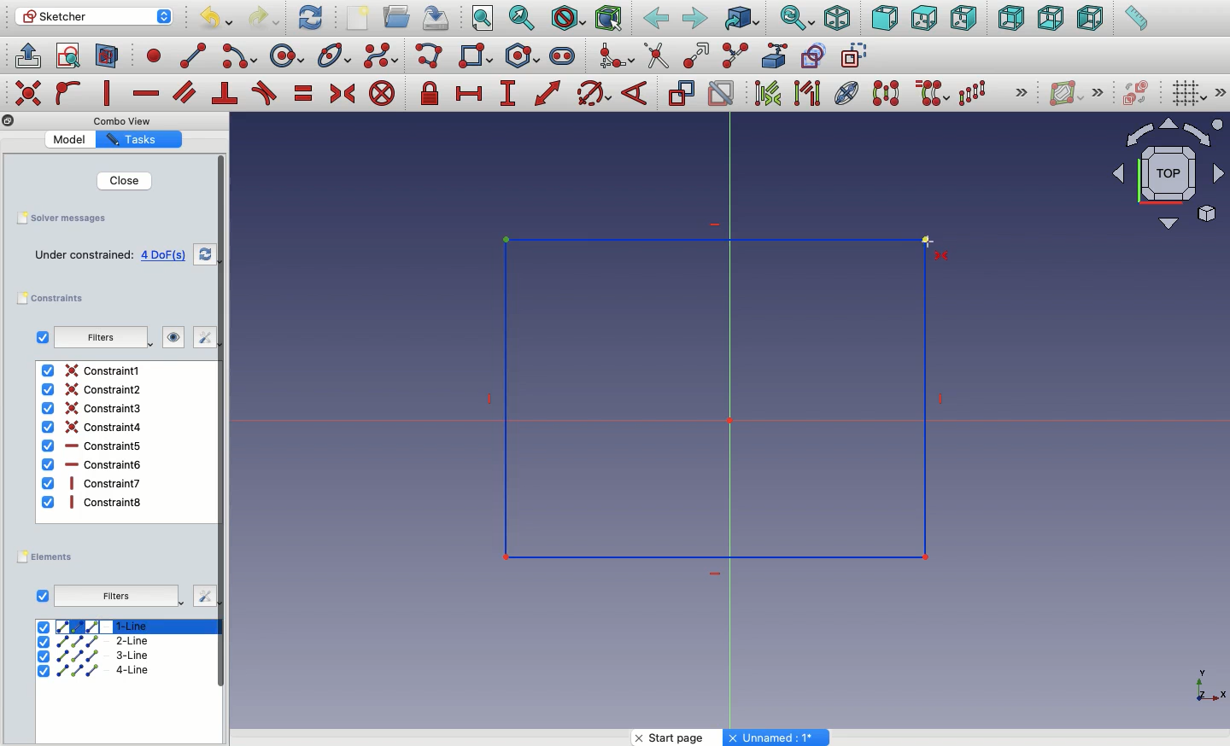 This screenshot has width=1230, height=746. I want to click on Symmetry, so click(885, 93).